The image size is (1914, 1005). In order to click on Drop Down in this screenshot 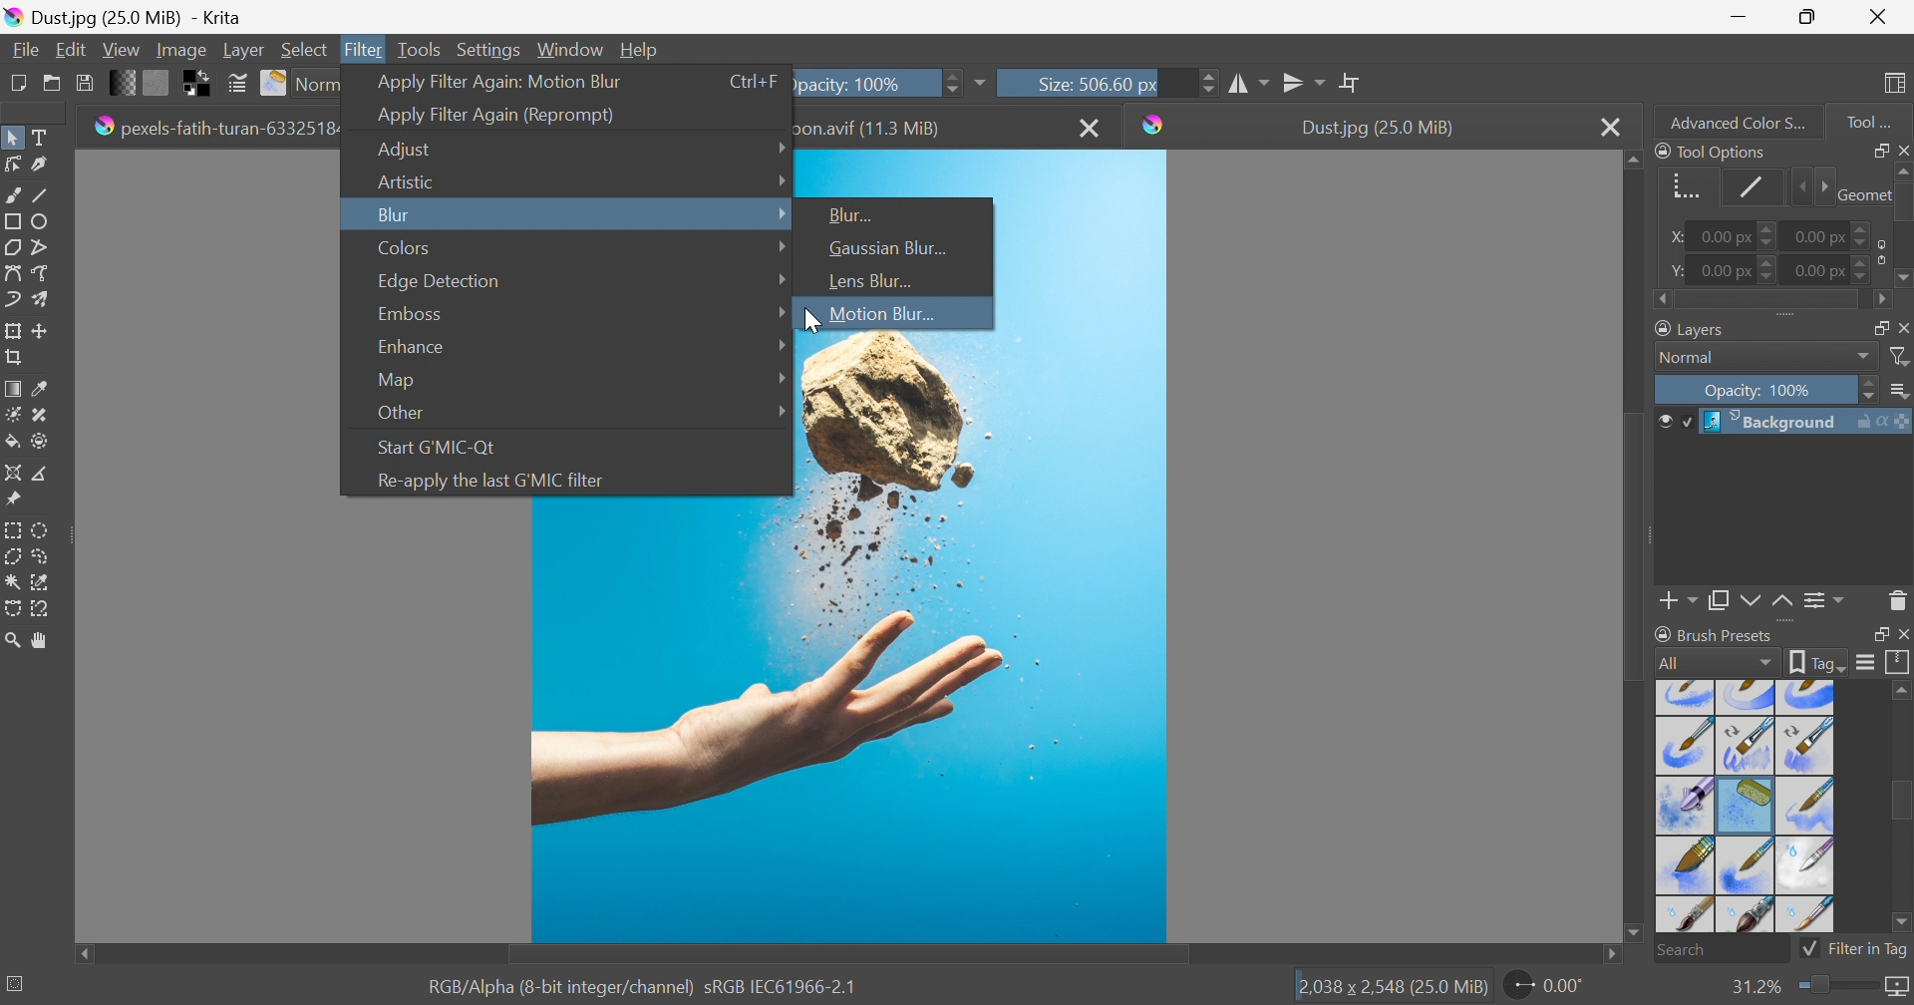, I will do `click(781, 178)`.